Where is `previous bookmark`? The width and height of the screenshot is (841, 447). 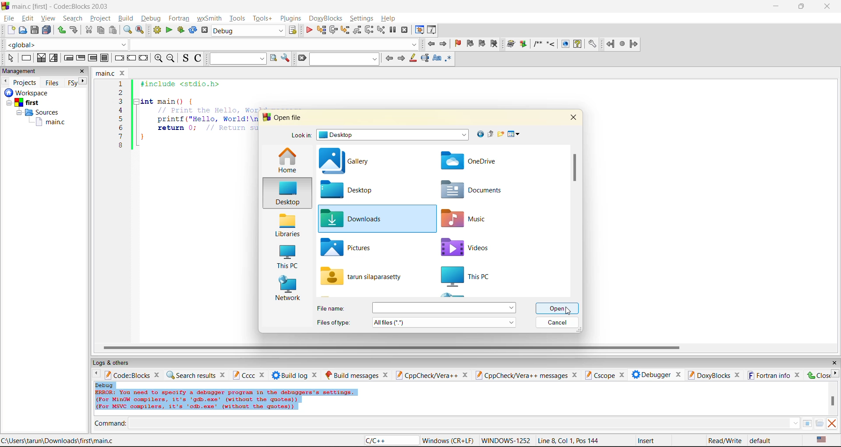 previous bookmark is located at coordinates (470, 43).